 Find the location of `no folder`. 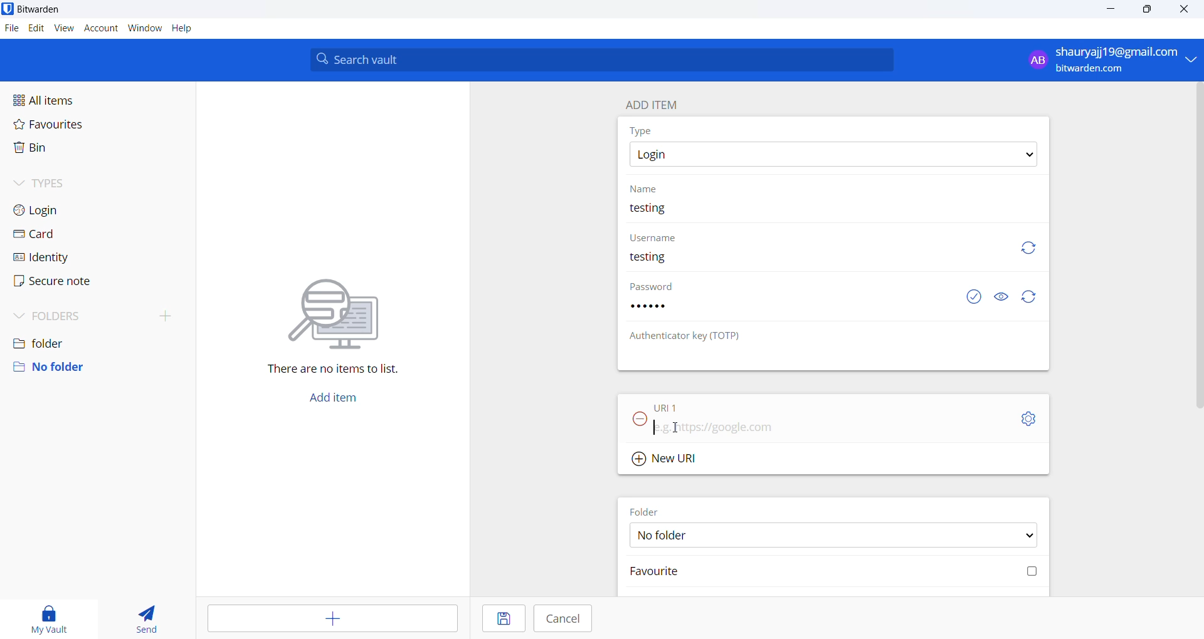

no folder is located at coordinates (93, 367).